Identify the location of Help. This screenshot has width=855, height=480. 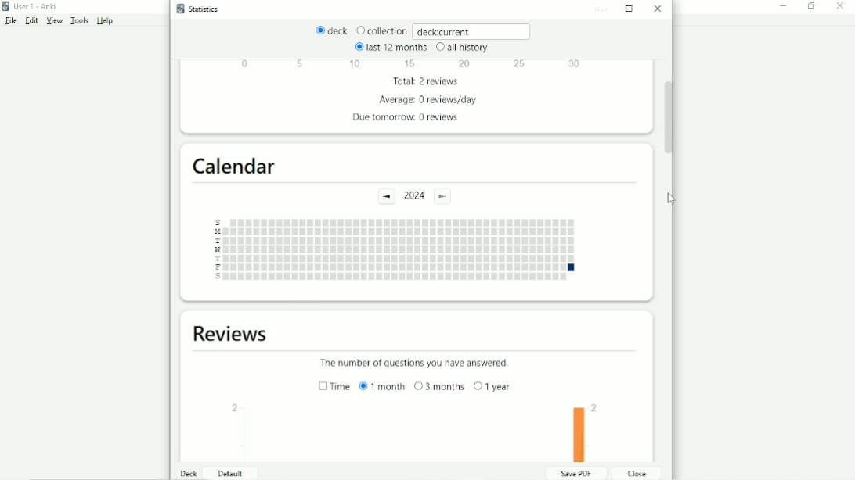
(106, 21).